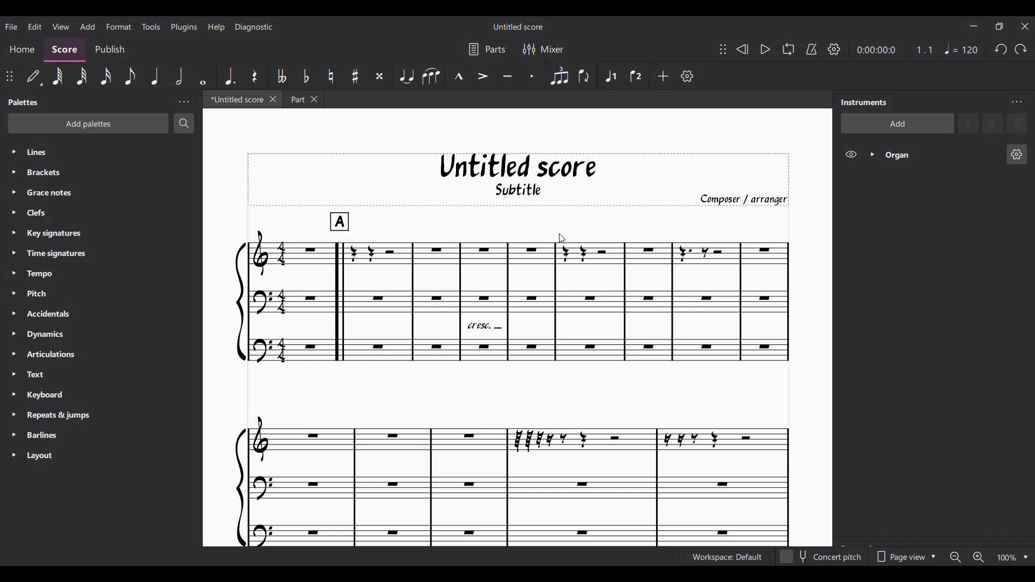 This screenshot has height=582, width=1035. Describe the element at coordinates (202, 76) in the screenshot. I see `Whole note` at that location.